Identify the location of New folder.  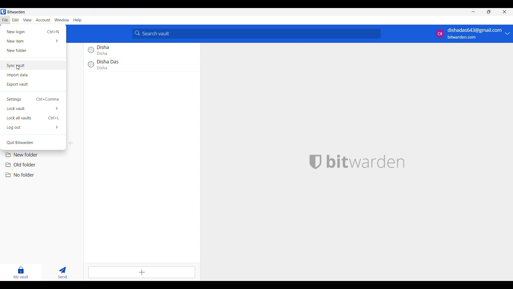
(43, 155).